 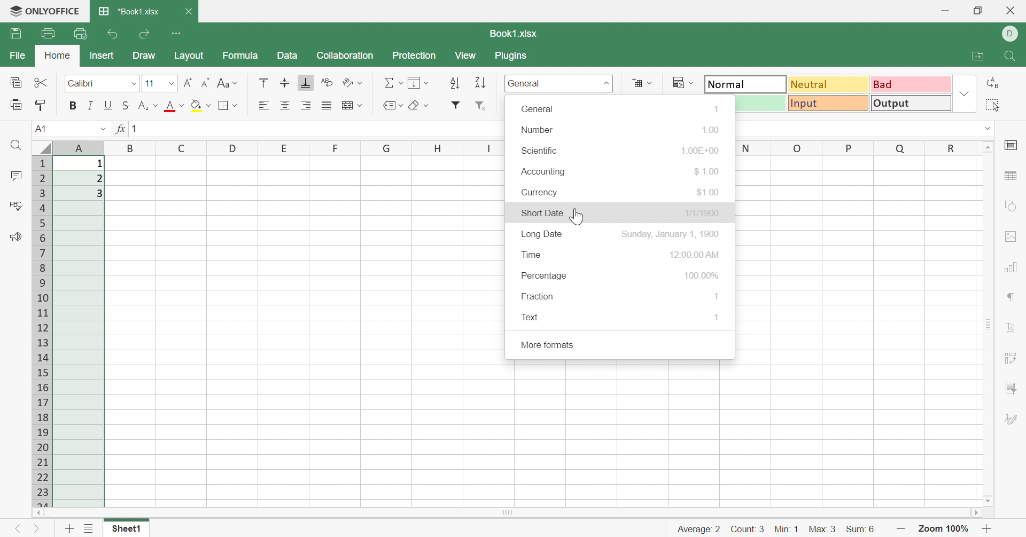 I want to click on Bold, so click(x=74, y=104).